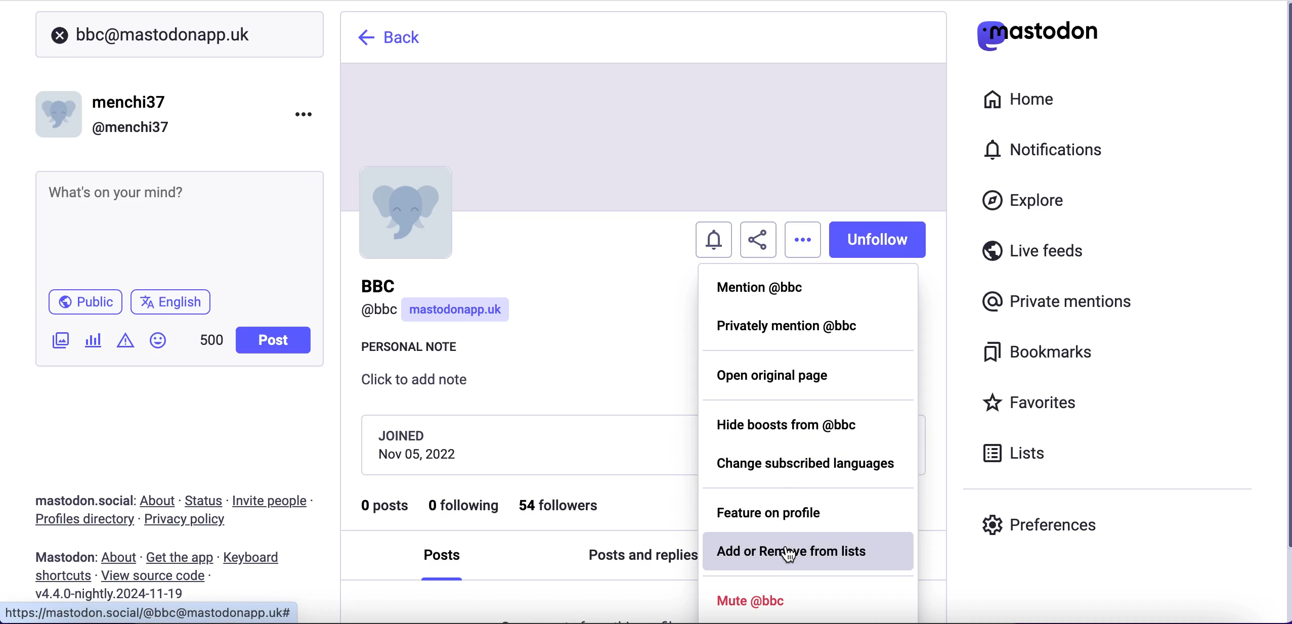 The image size is (1292, 624). I want to click on add or remove from lists, so click(806, 547).